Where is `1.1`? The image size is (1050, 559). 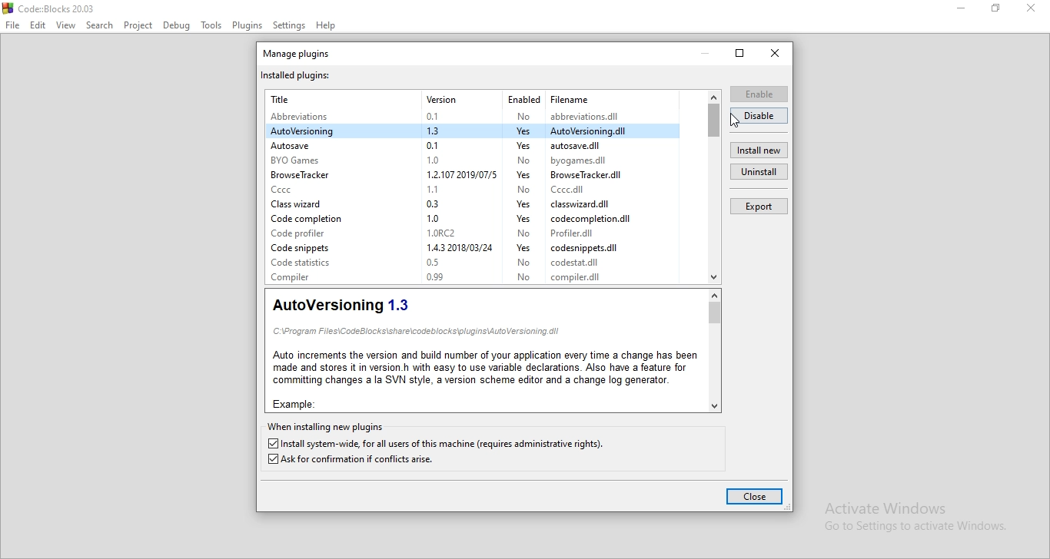 1.1 is located at coordinates (437, 187).